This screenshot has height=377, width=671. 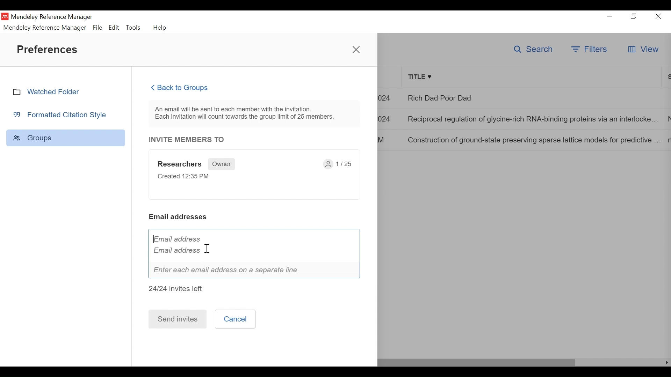 What do you see at coordinates (533, 140) in the screenshot?
I see `Construction of ground-state preserving sparse lattice models for predictive..` at bounding box center [533, 140].